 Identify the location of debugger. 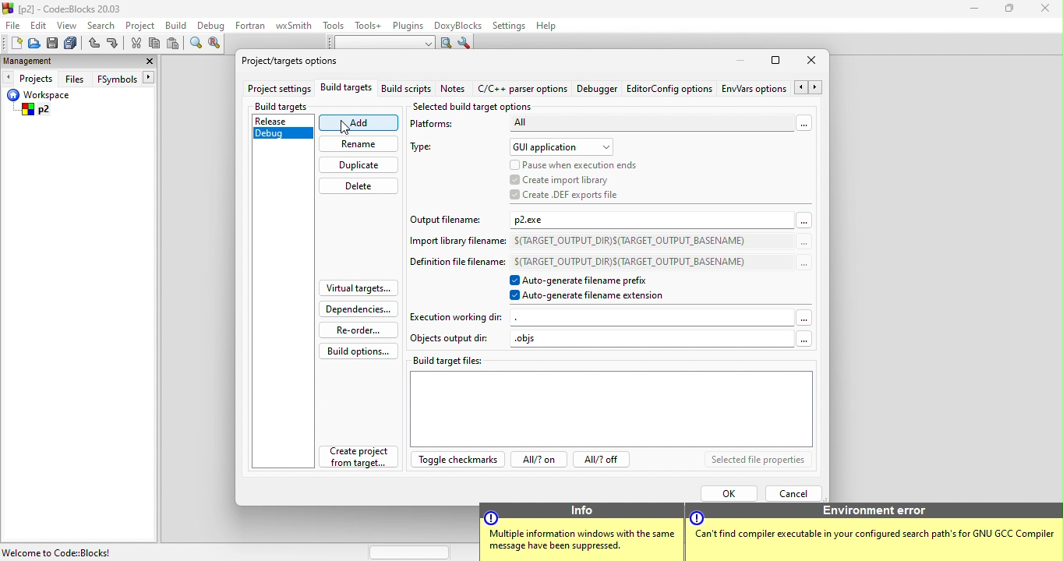
(599, 88).